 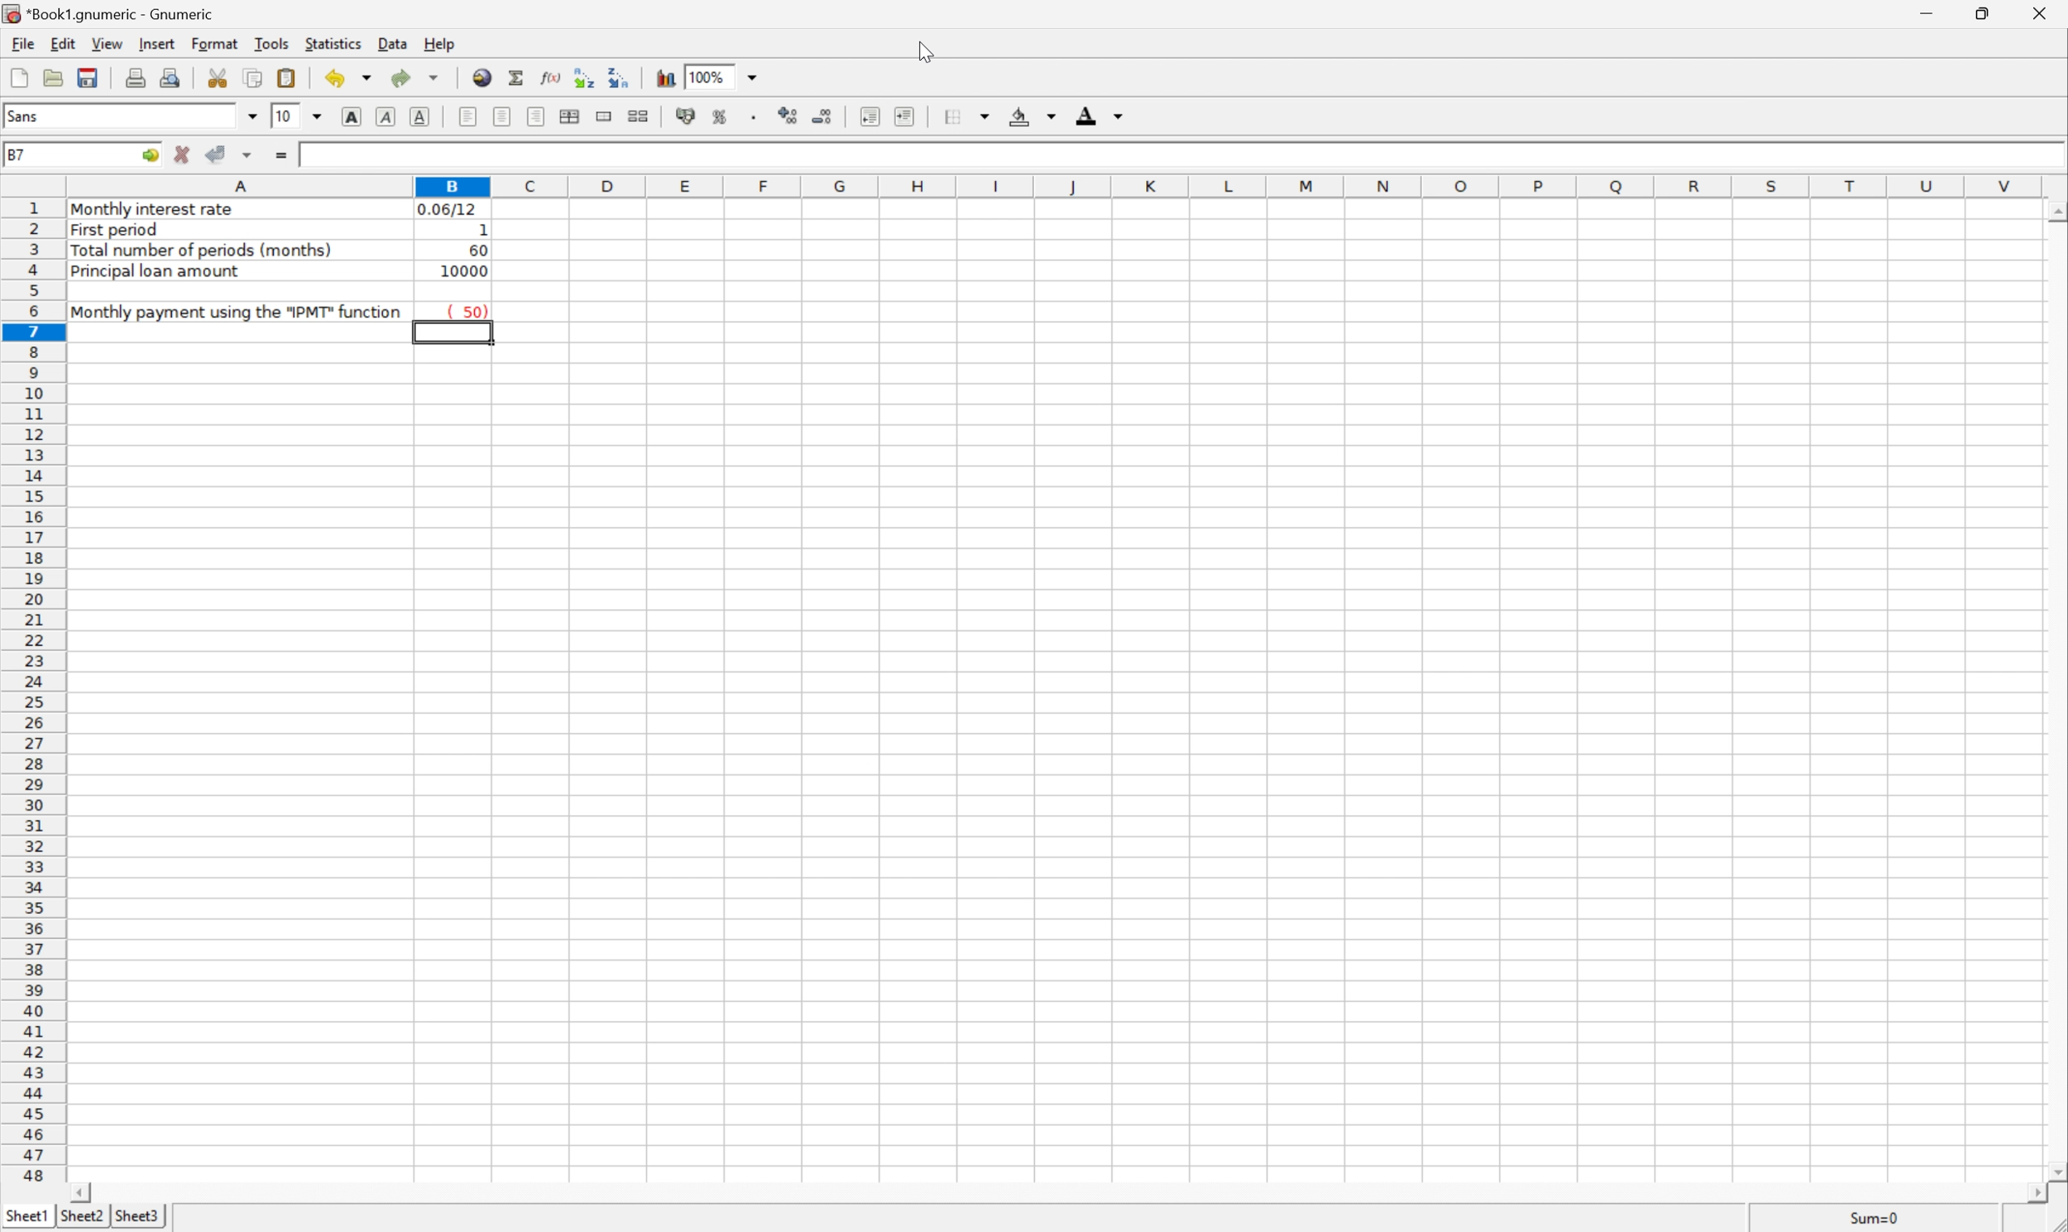 I want to click on Insert, so click(x=159, y=44).